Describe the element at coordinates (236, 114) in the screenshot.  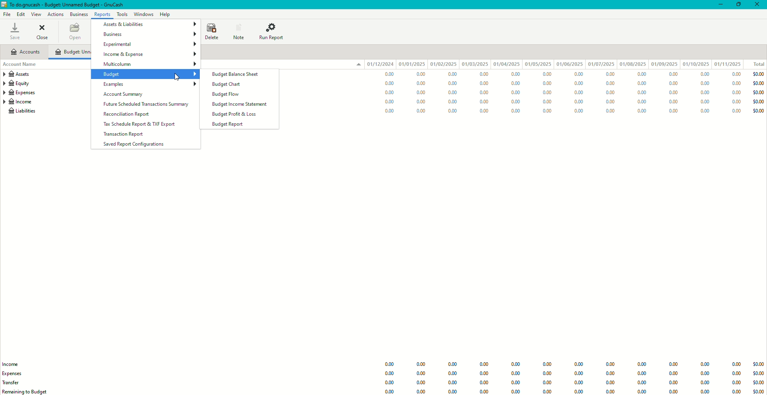
I see `Budget Profit and Loss` at that location.